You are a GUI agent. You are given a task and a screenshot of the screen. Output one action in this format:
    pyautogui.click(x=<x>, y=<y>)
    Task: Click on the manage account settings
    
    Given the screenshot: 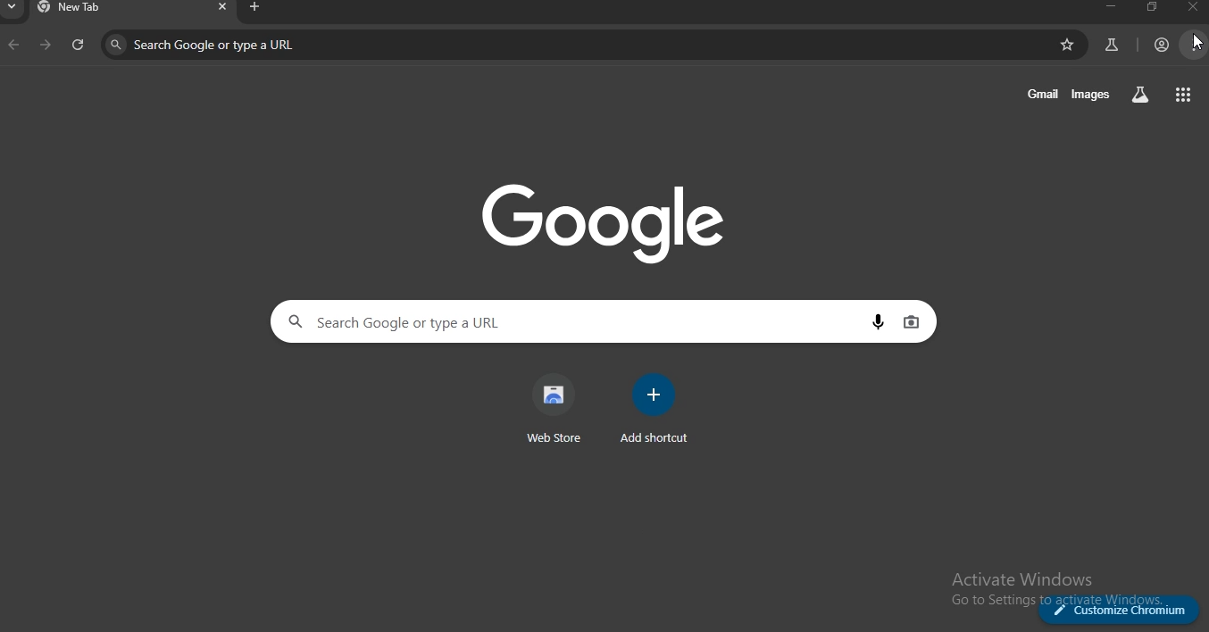 What is the action you would take?
    pyautogui.click(x=1195, y=46)
    